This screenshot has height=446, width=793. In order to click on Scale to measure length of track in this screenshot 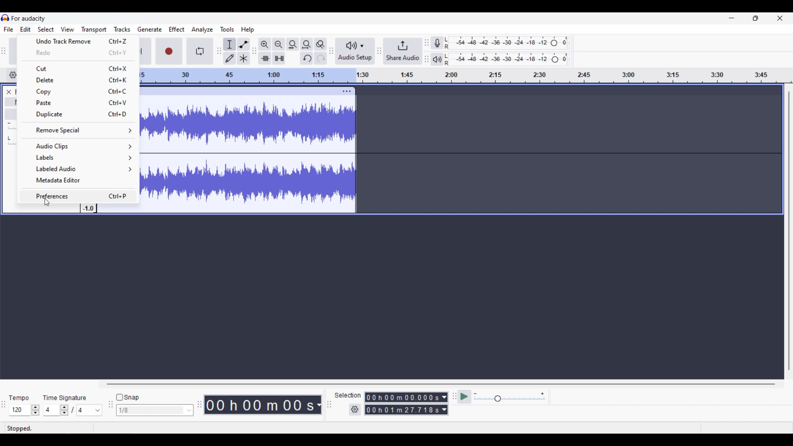, I will do `click(467, 76)`.